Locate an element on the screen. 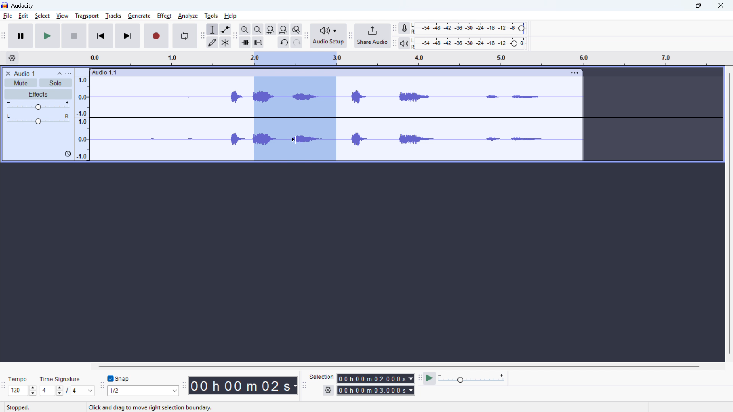  Click and drag to move right selection boundary. is located at coordinates (150, 407).